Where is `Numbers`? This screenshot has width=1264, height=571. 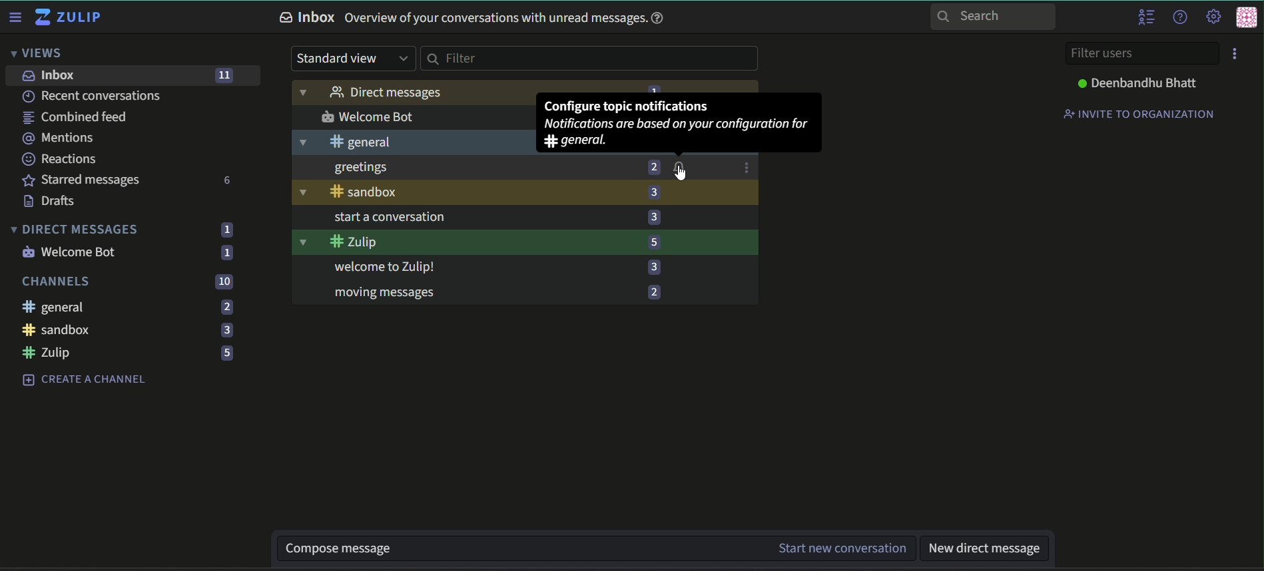
Numbers is located at coordinates (224, 353).